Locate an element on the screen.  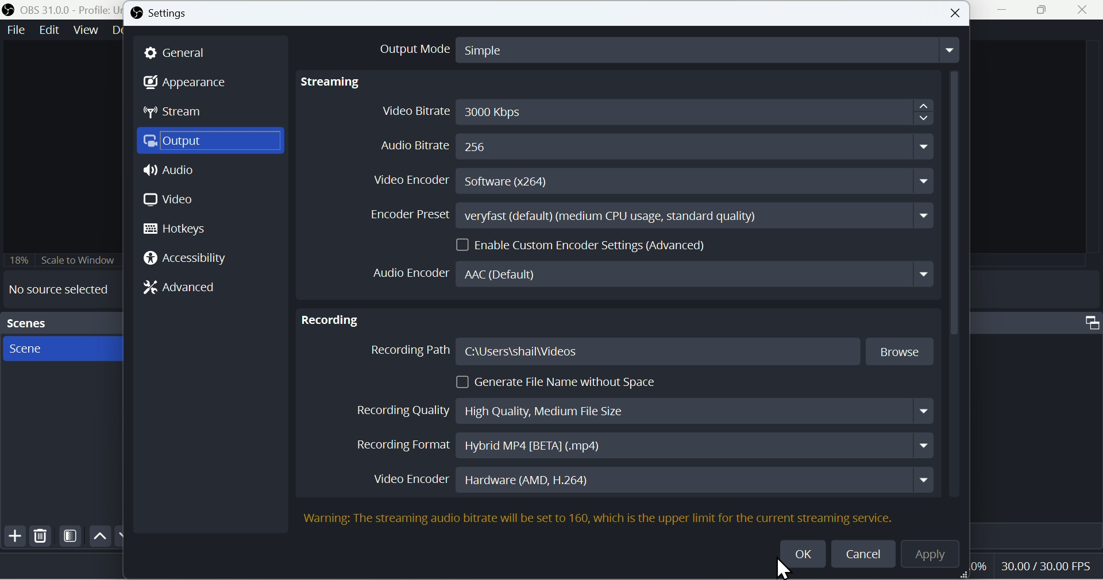
Apply is located at coordinates (936, 556).